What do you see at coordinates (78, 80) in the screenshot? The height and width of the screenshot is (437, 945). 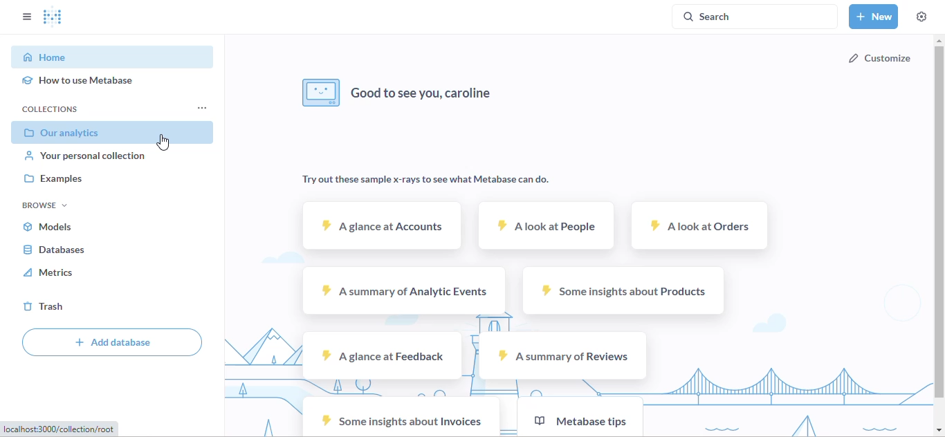 I see `how to use metabase` at bounding box center [78, 80].